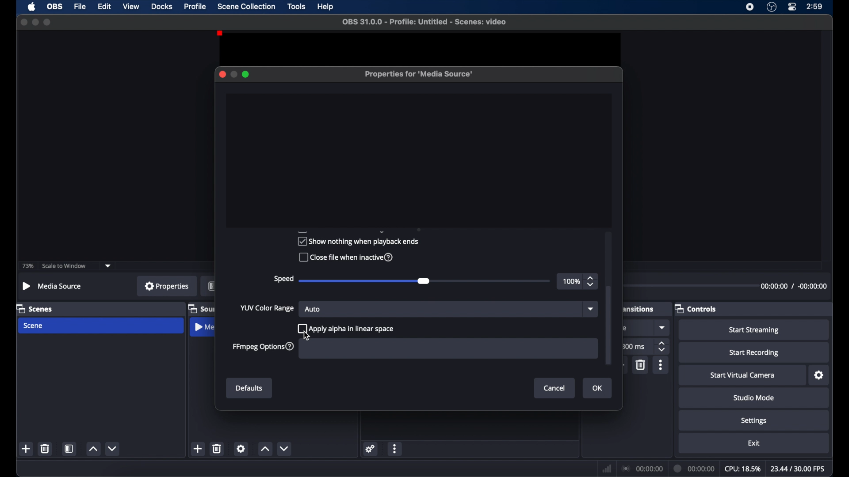  I want to click on studio mode, so click(753, 398).